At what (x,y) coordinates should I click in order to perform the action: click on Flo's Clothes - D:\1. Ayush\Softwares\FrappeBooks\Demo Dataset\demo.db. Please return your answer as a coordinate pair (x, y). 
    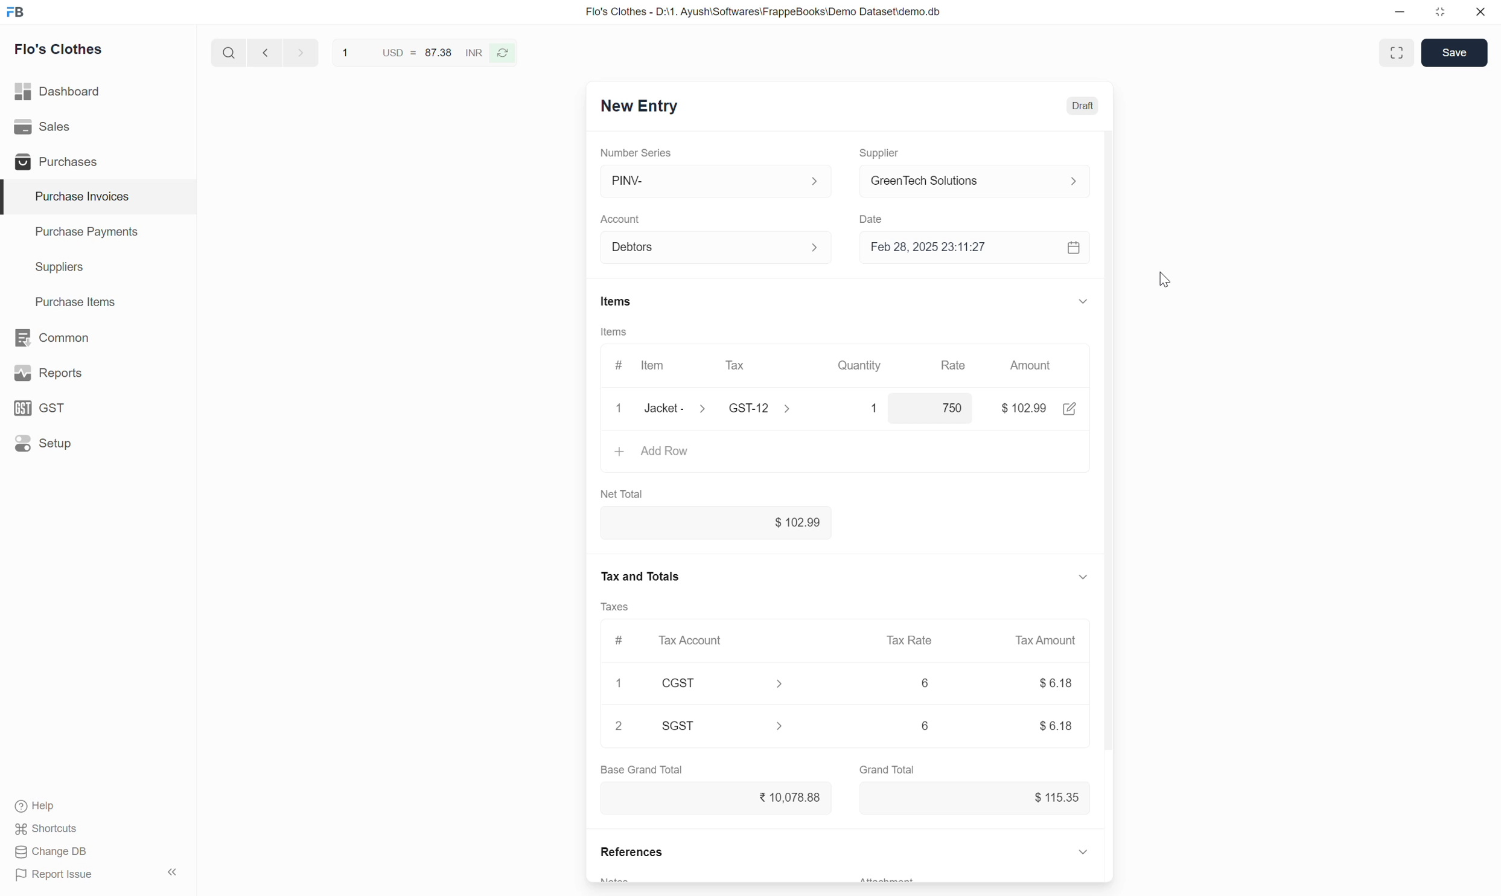
    Looking at the image, I should click on (764, 12).